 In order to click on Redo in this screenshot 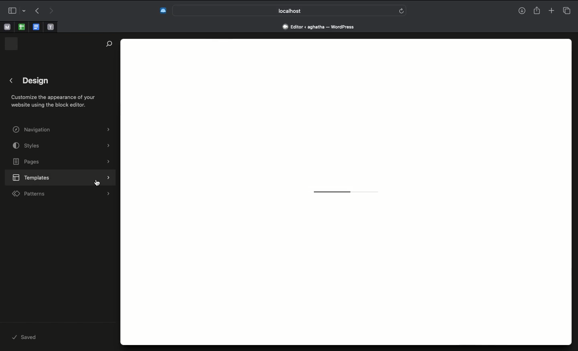, I will do `click(50, 11)`.